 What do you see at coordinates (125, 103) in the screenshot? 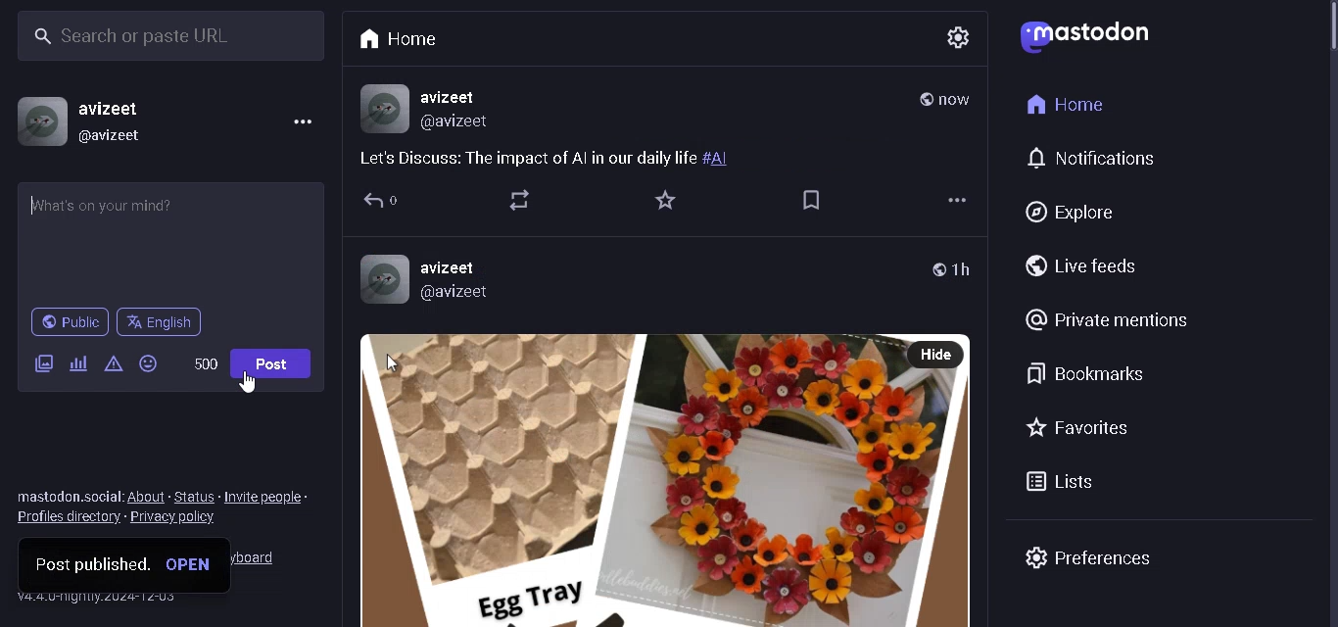
I see `USERNAME` at bounding box center [125, 103].